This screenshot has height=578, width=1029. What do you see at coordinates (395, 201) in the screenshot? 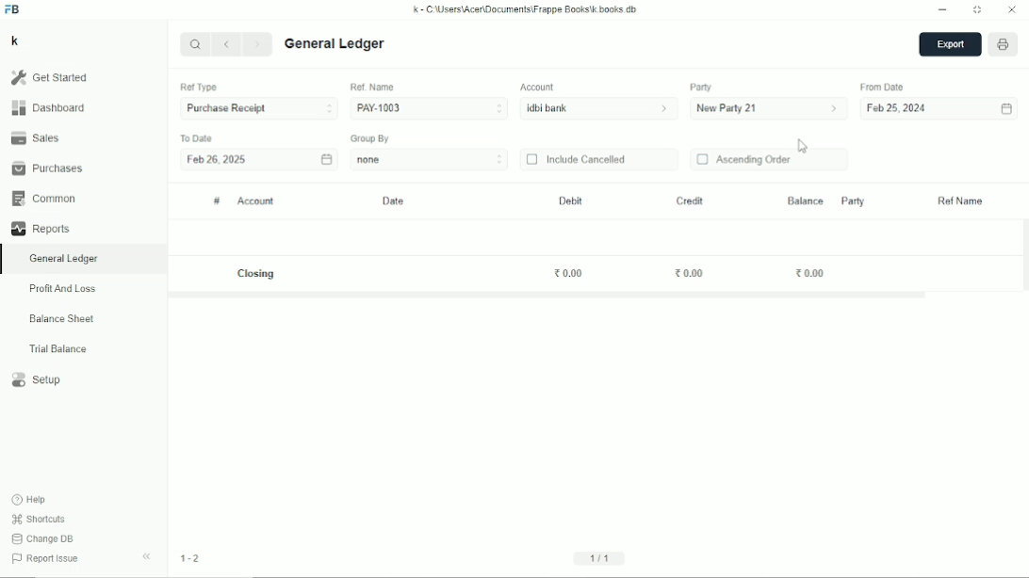
I see `Date` at bounding box center [395, 201].